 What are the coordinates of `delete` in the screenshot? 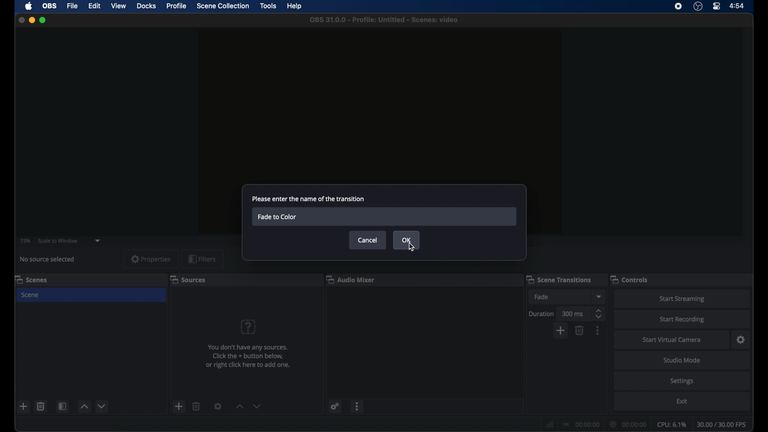 It's located at (196, 406).